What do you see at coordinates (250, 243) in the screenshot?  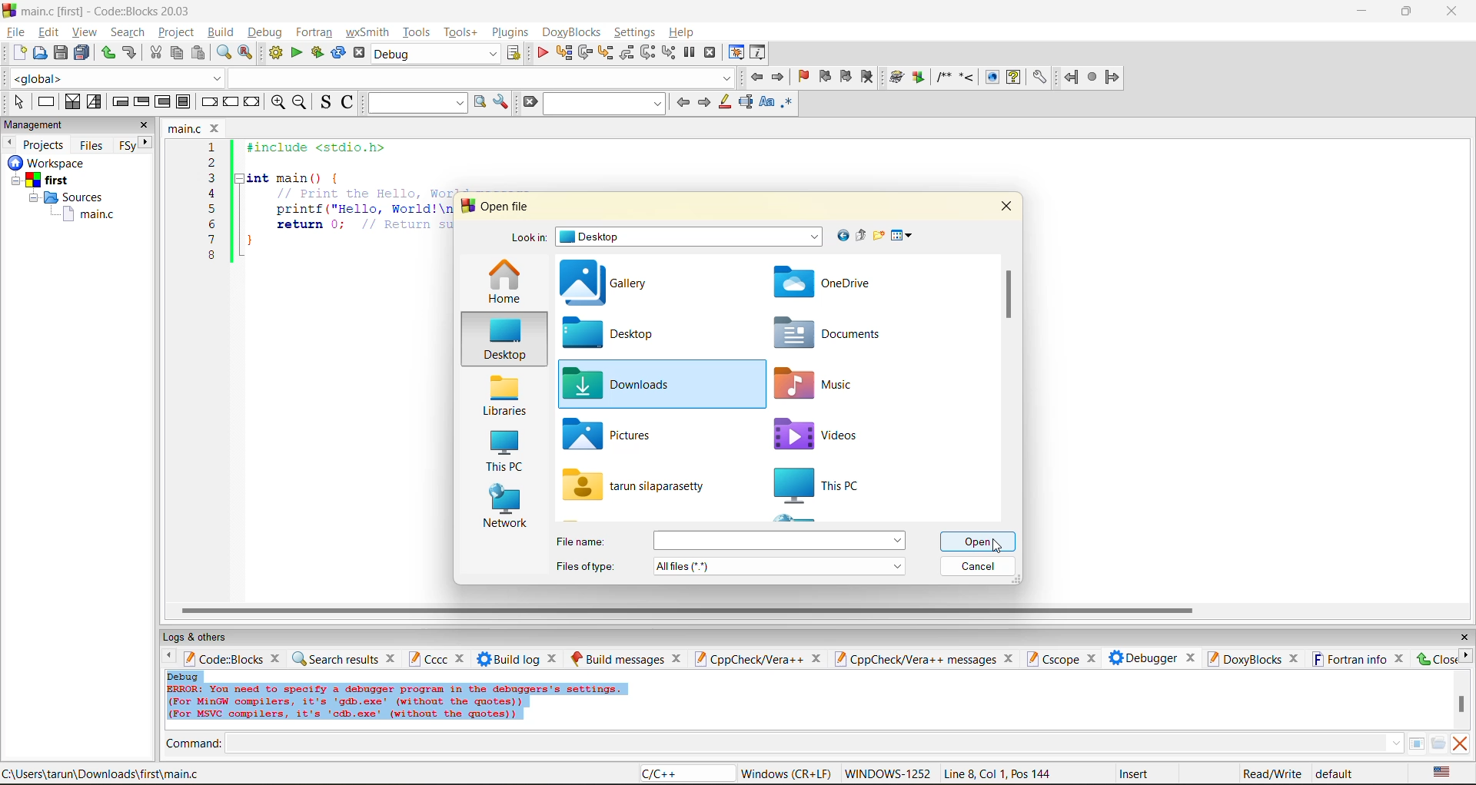 I see `}` at bounding box center [250, 243].